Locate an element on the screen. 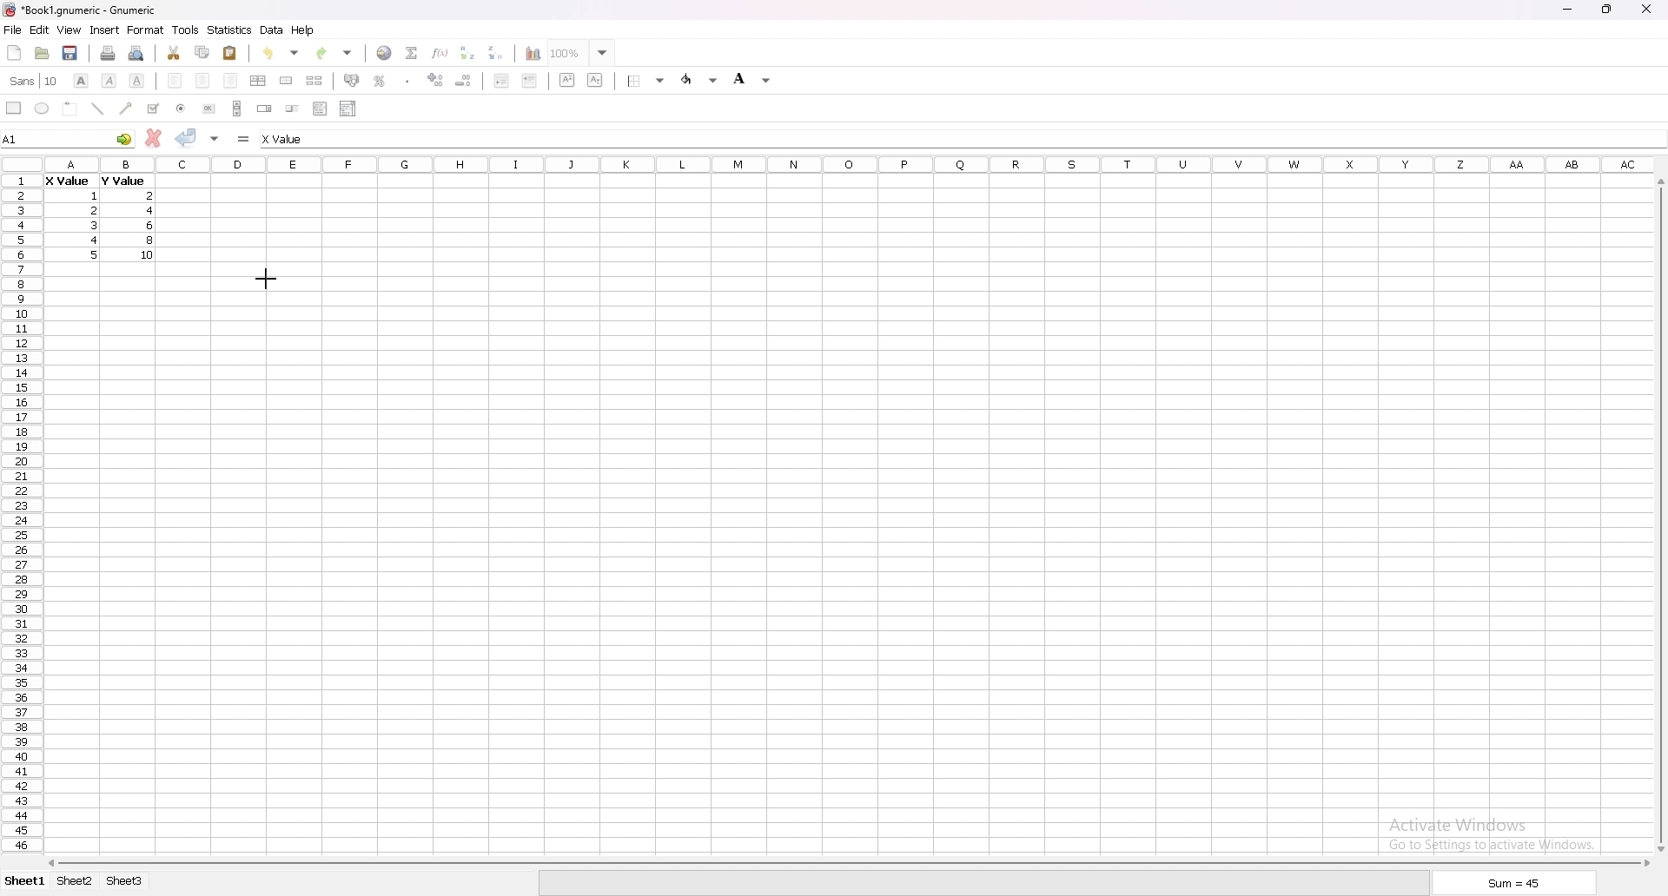  tools is located at coordinates (185, 30).